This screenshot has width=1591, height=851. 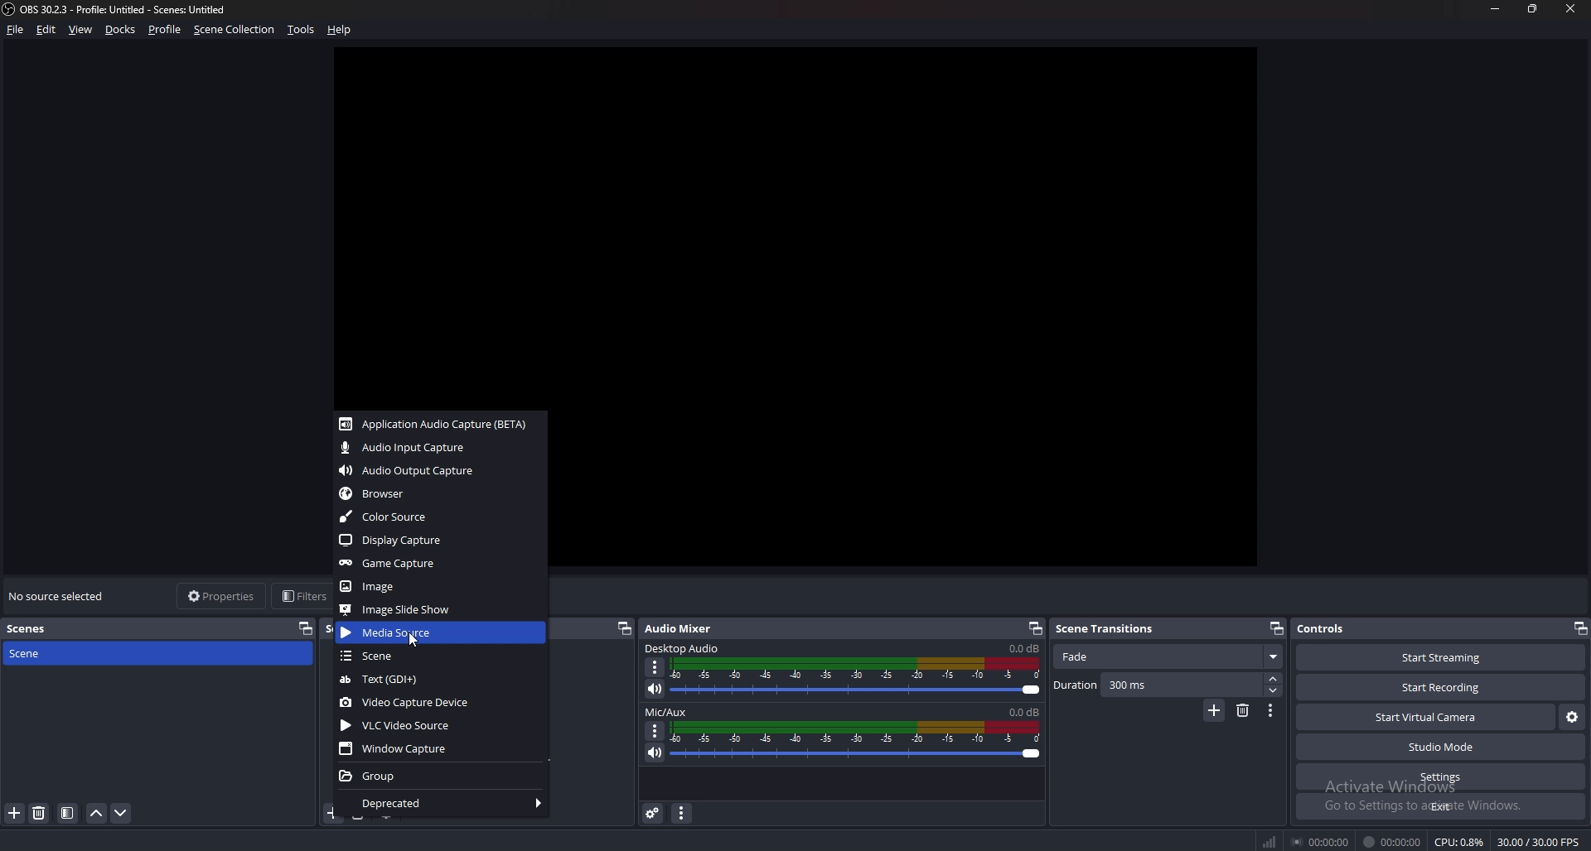 I want to click on  Exit, so click(x=1442, y=806).